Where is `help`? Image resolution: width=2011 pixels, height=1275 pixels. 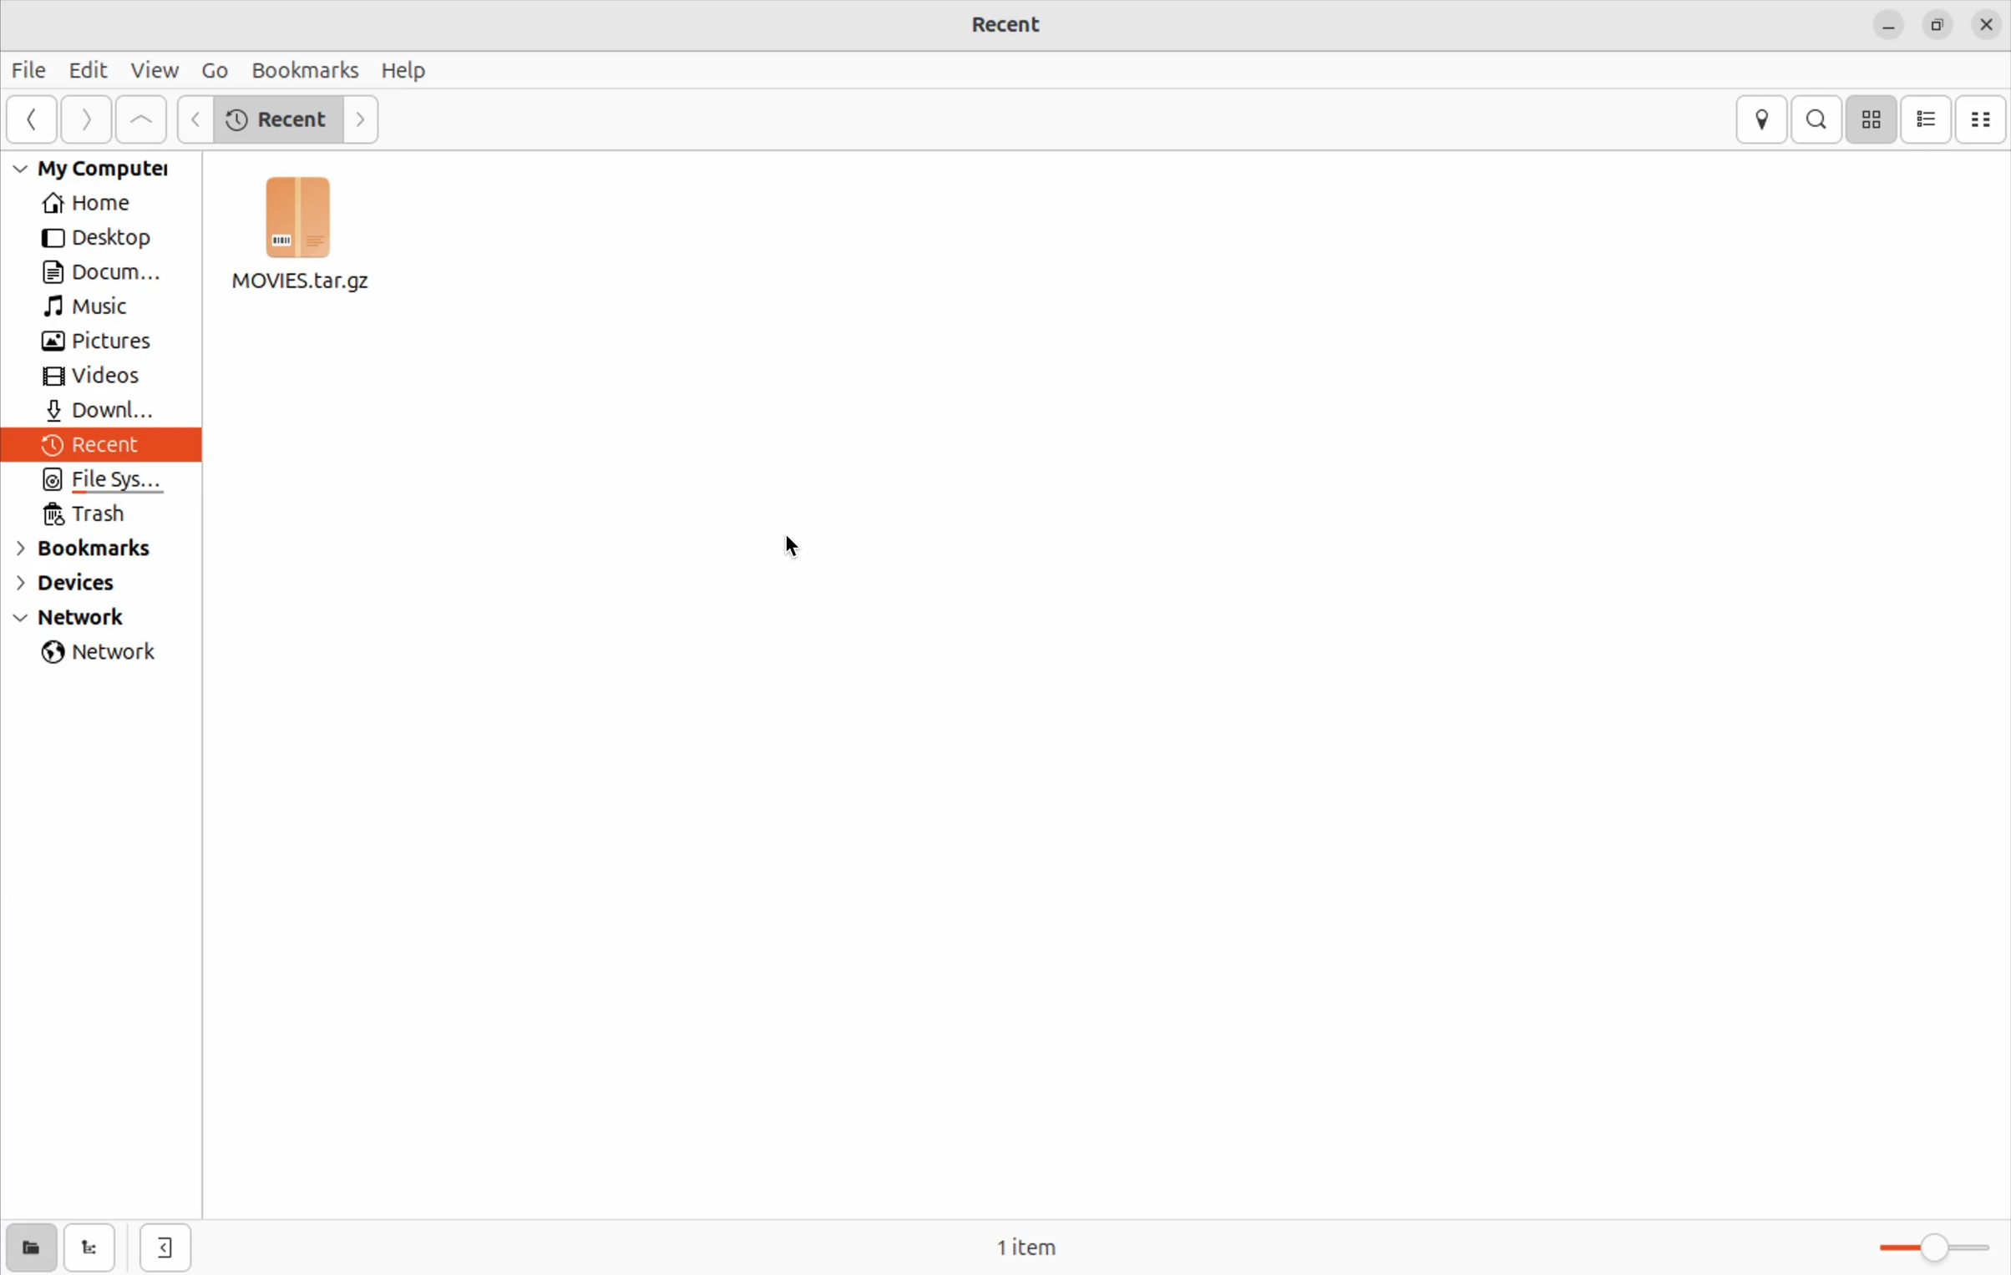
help is located at coordinates (406, 70).